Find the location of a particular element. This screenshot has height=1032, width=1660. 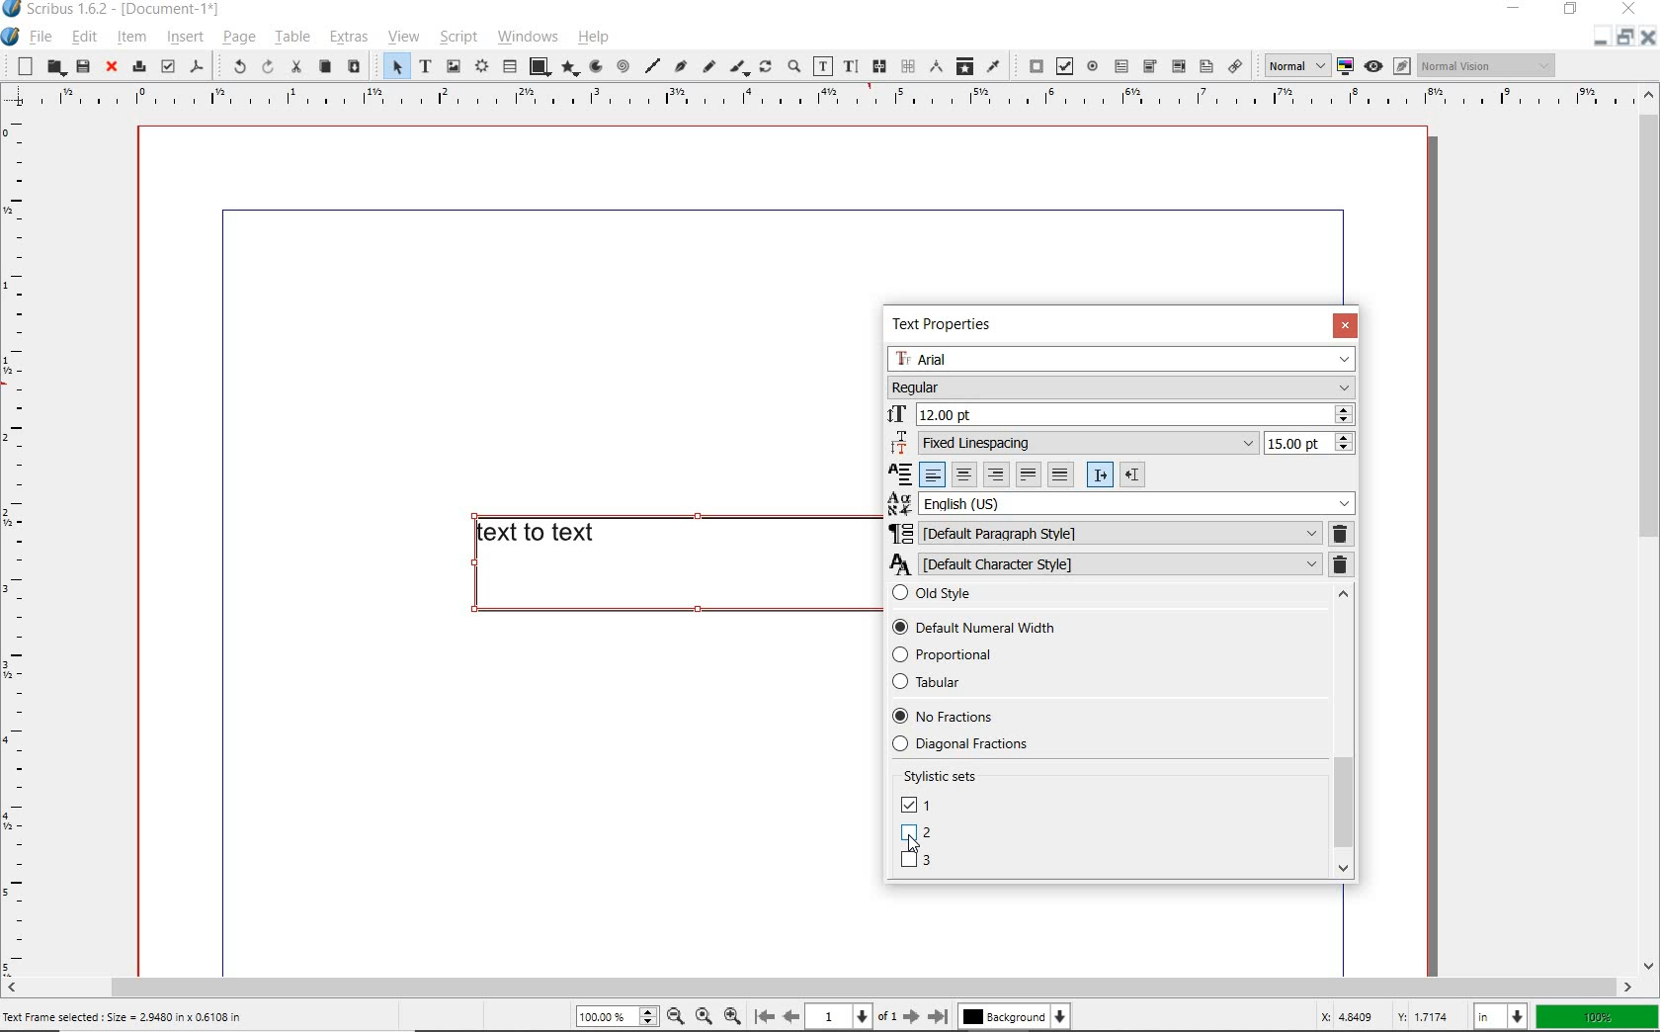

Proportional is located at coordinates (994, 653).